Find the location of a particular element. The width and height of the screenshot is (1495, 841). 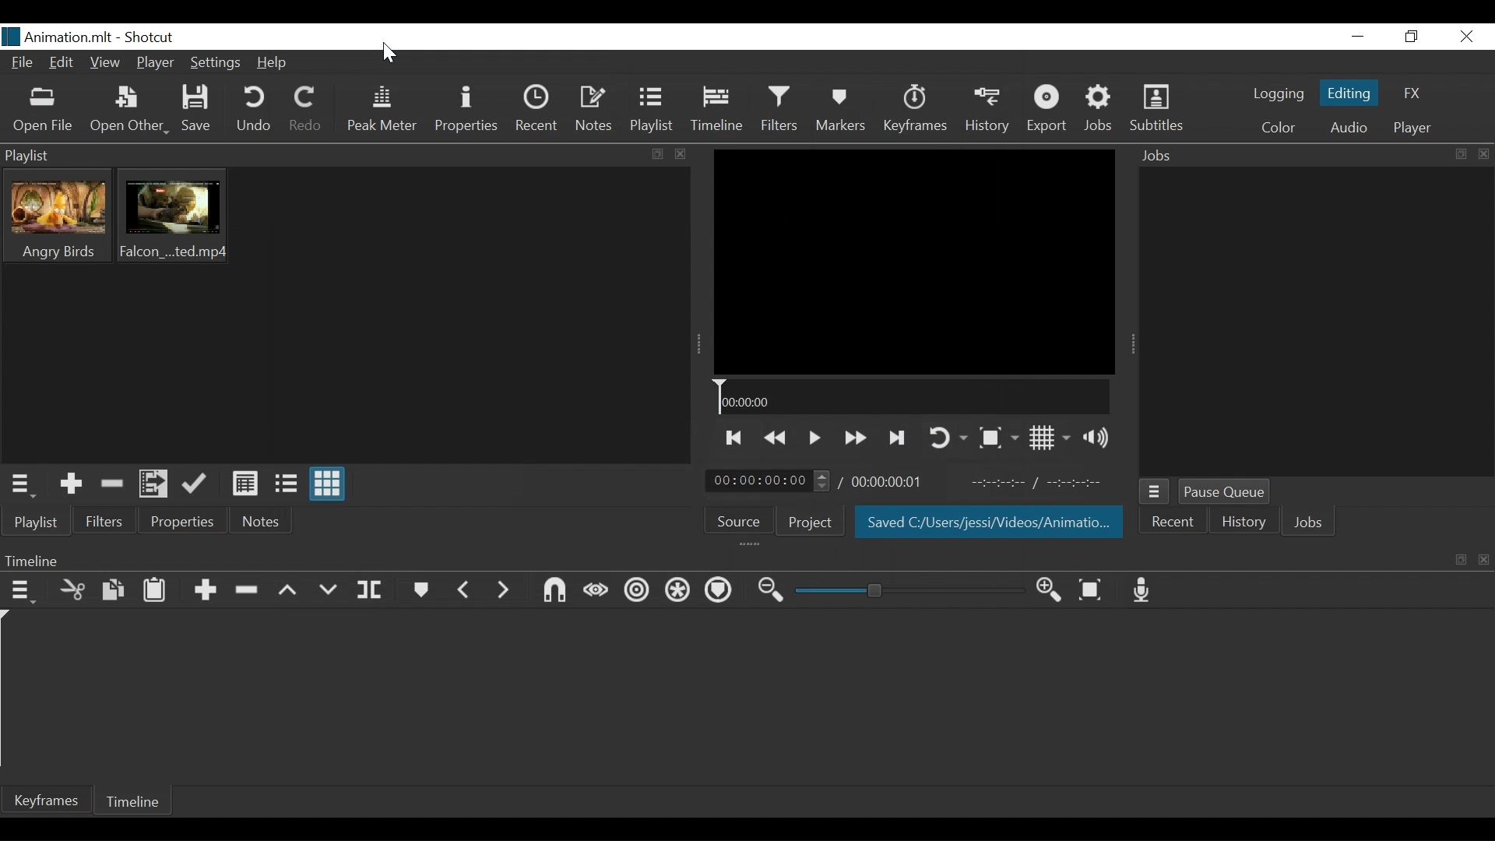

Zoom timeline to fit is located at coordinates (1096, 590).